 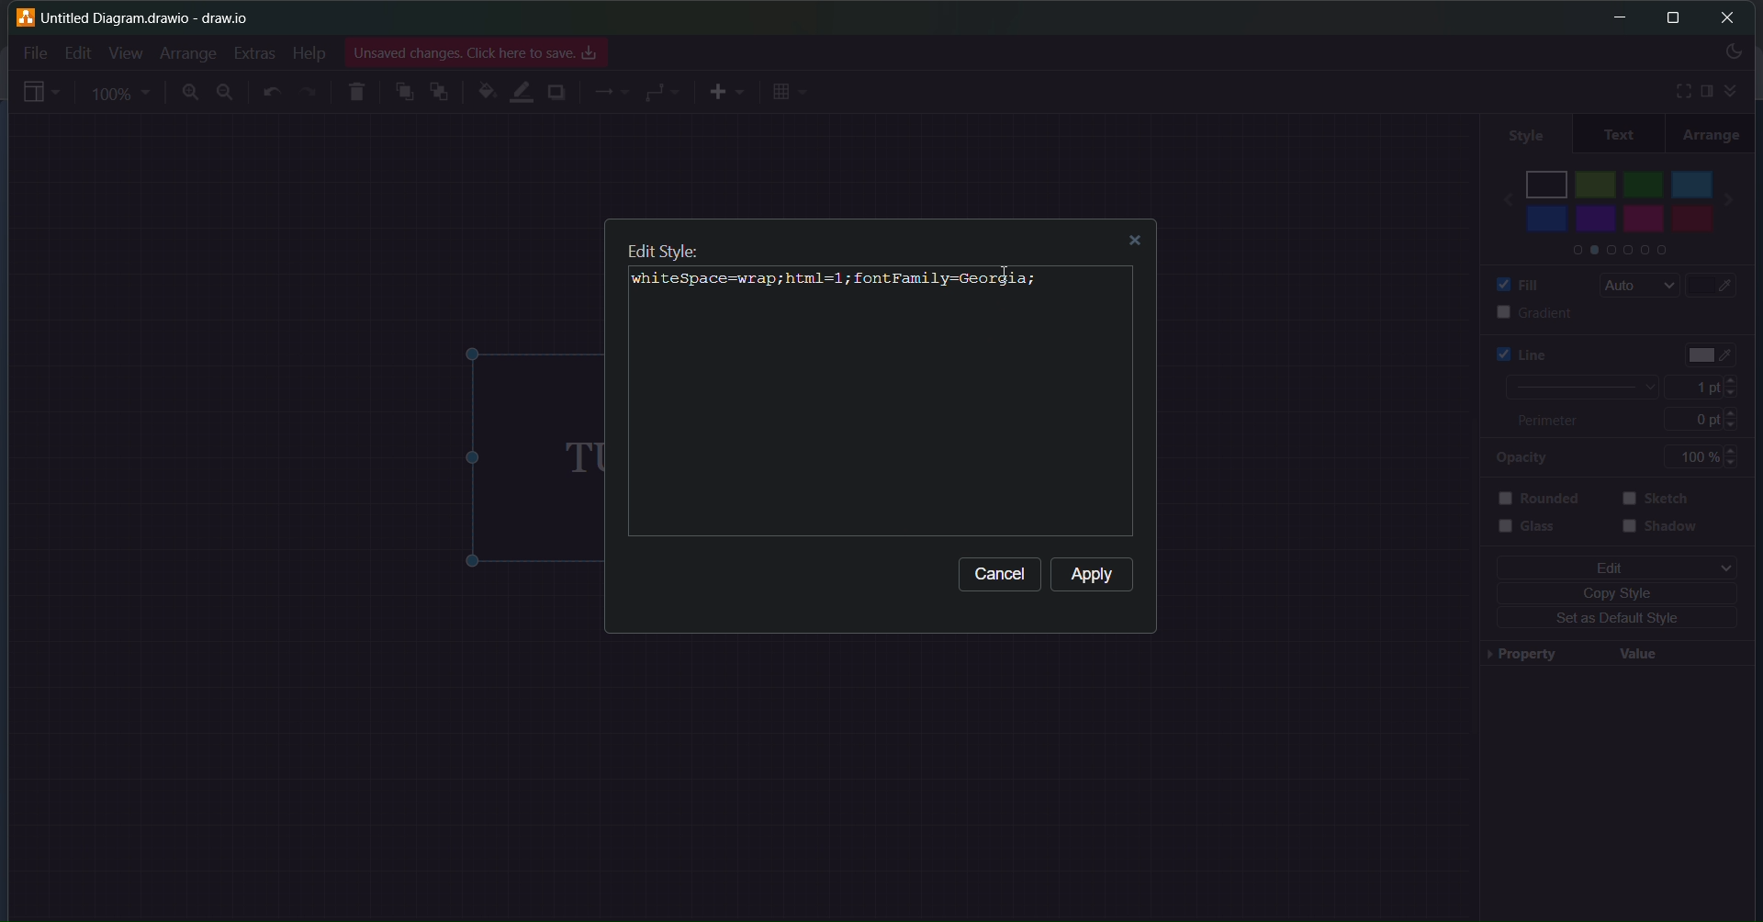 I want to click on gradient, so click(x=1517, y=312).